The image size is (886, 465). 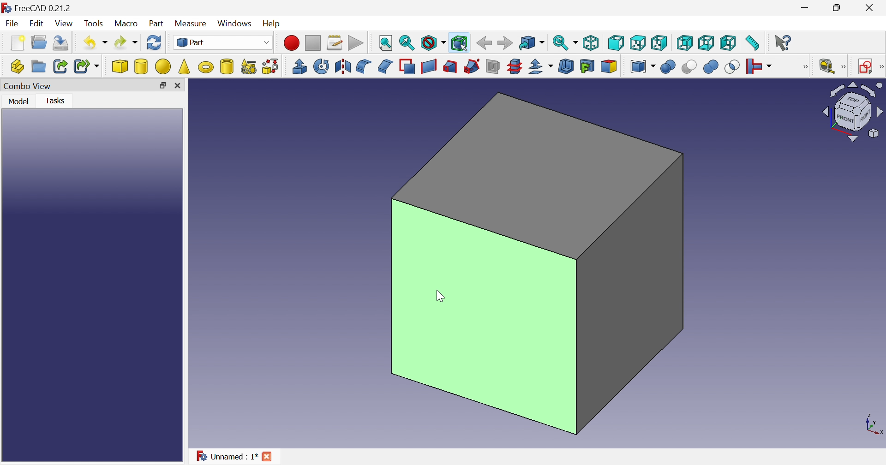 I want to click on Box bounding, so click(x=460, y=44).